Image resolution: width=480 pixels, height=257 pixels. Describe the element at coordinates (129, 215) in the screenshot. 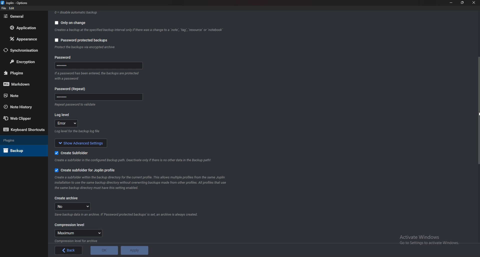

I see `Info` at that location.